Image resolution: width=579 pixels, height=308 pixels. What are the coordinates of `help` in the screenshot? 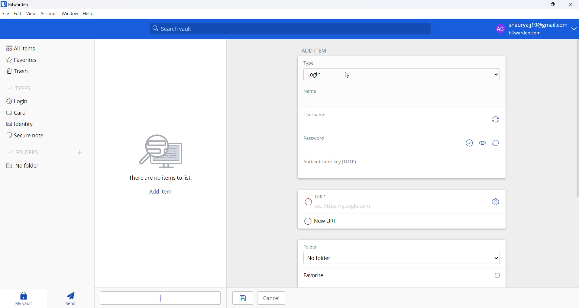 It's located at (88, 14).